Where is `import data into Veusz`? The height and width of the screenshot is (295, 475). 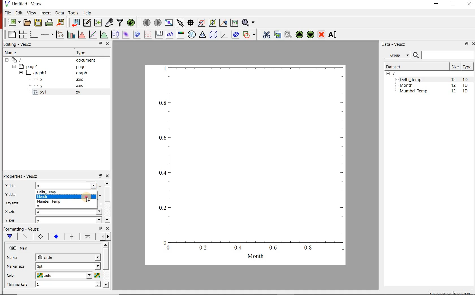
import data into Veusz is located at coordinates (75, 23).